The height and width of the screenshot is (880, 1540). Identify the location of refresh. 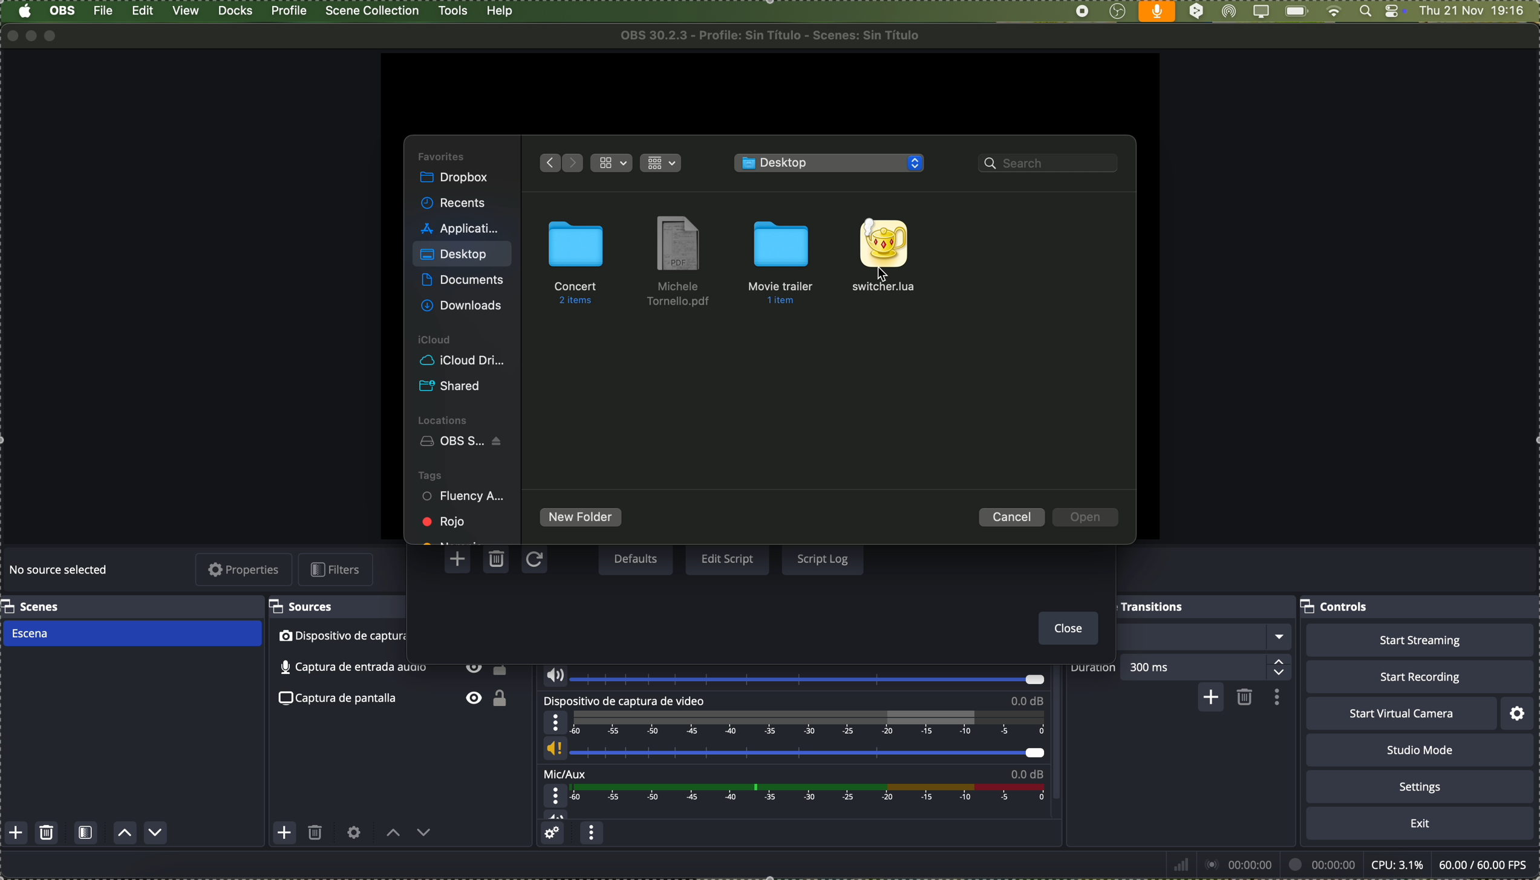
(533, 561).